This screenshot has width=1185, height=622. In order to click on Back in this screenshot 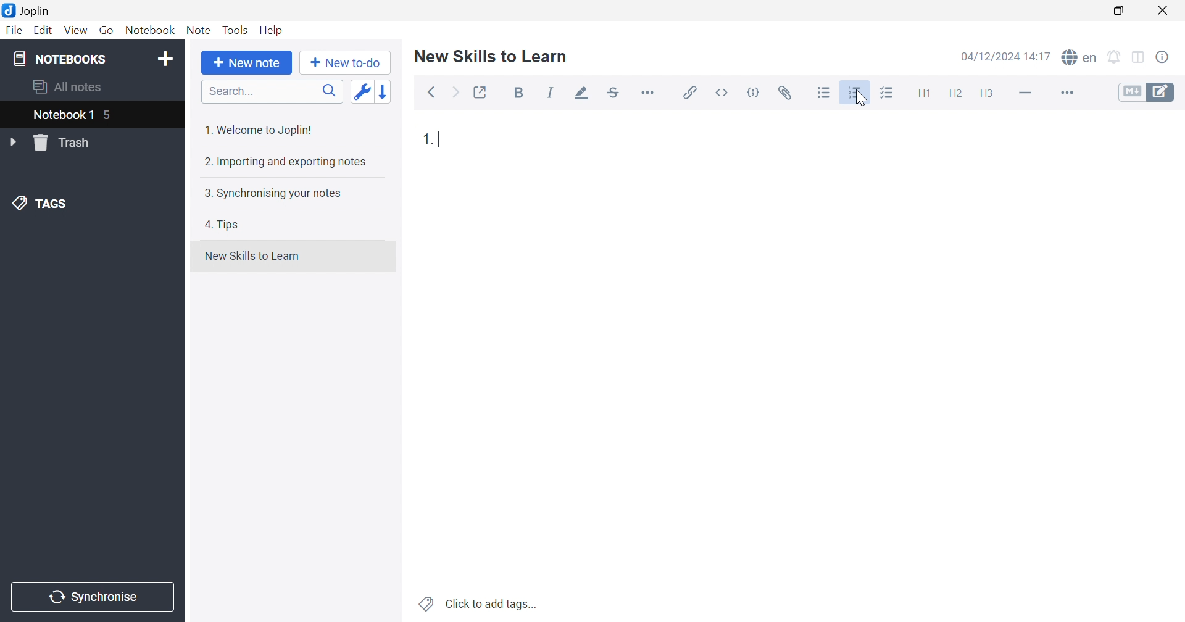, I will do `click(431, 93)`.